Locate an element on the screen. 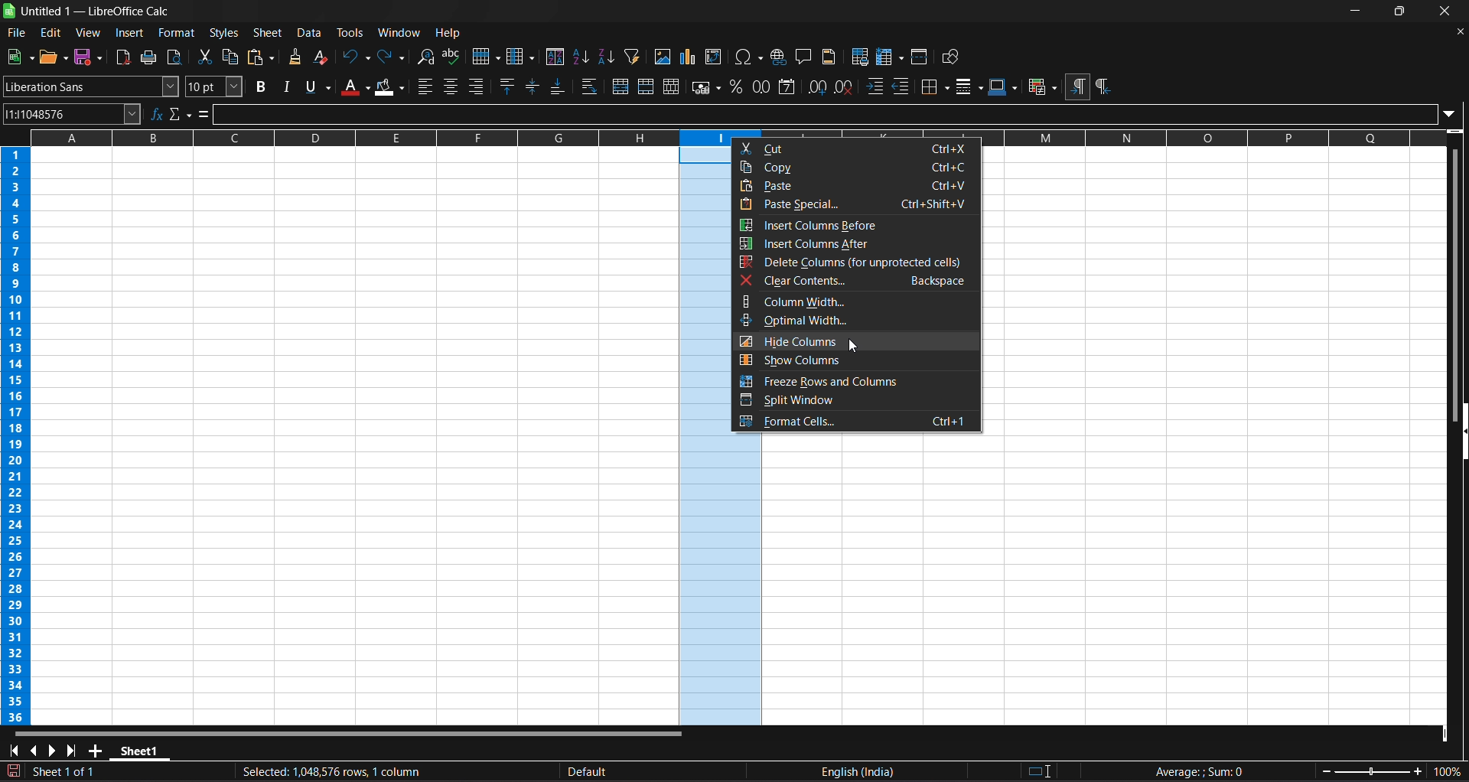  close is located at coordinates (1448, 11).